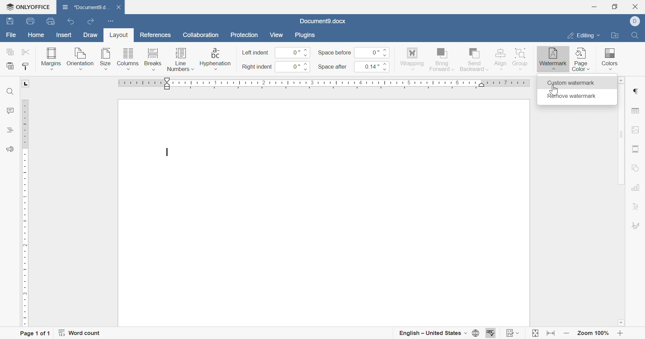 Image resolution: width=645 pixels, height=339 pixels. I want to click on table settings, so click(635, 111).